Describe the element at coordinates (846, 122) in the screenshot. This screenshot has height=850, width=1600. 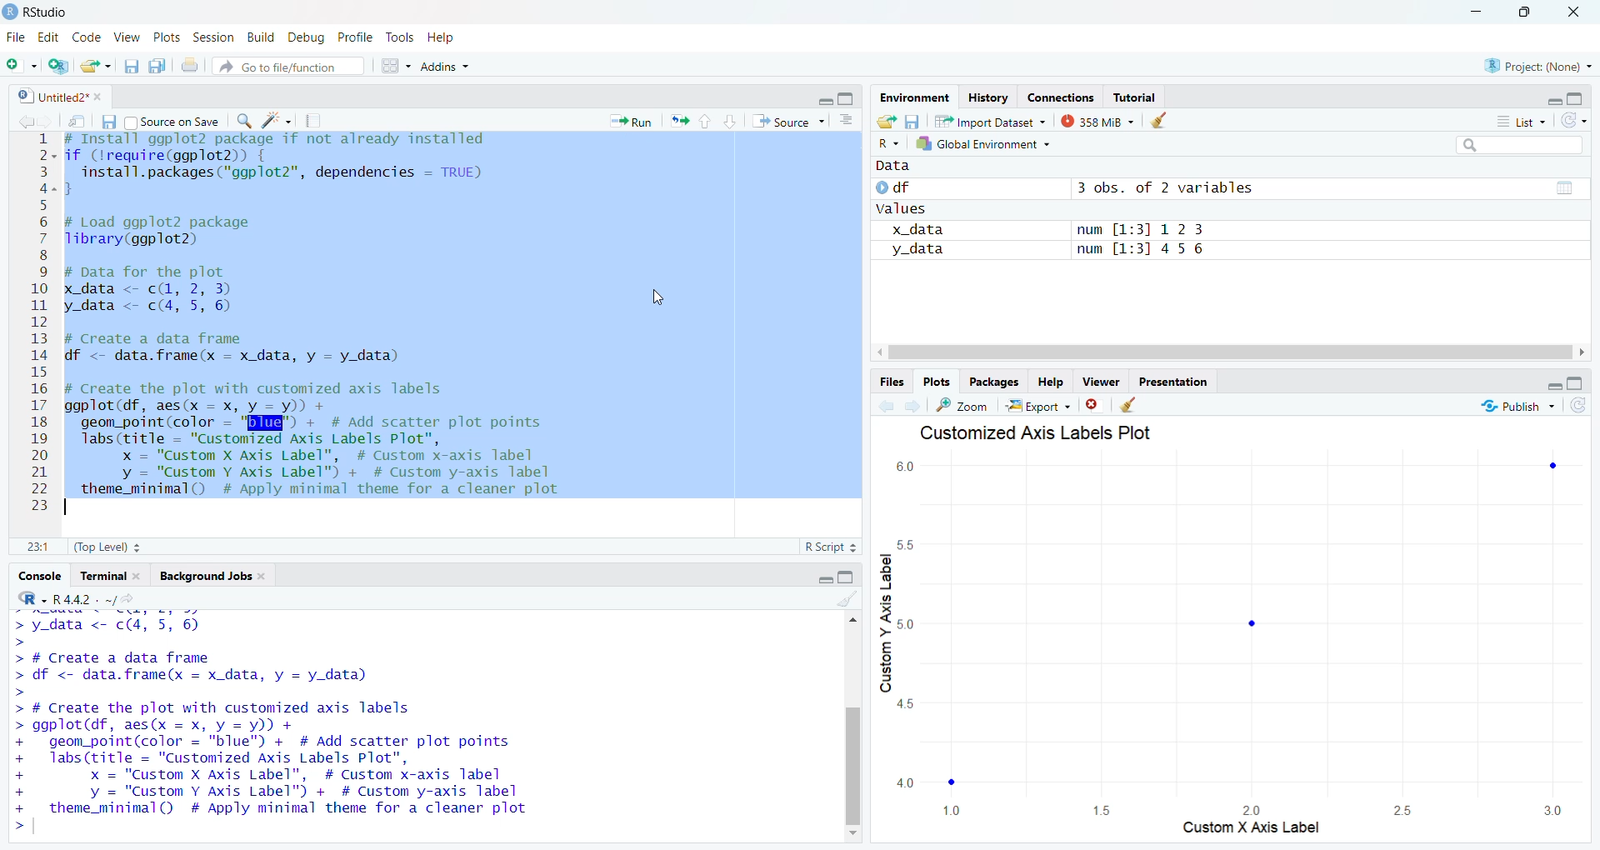
I see `options` at that location.